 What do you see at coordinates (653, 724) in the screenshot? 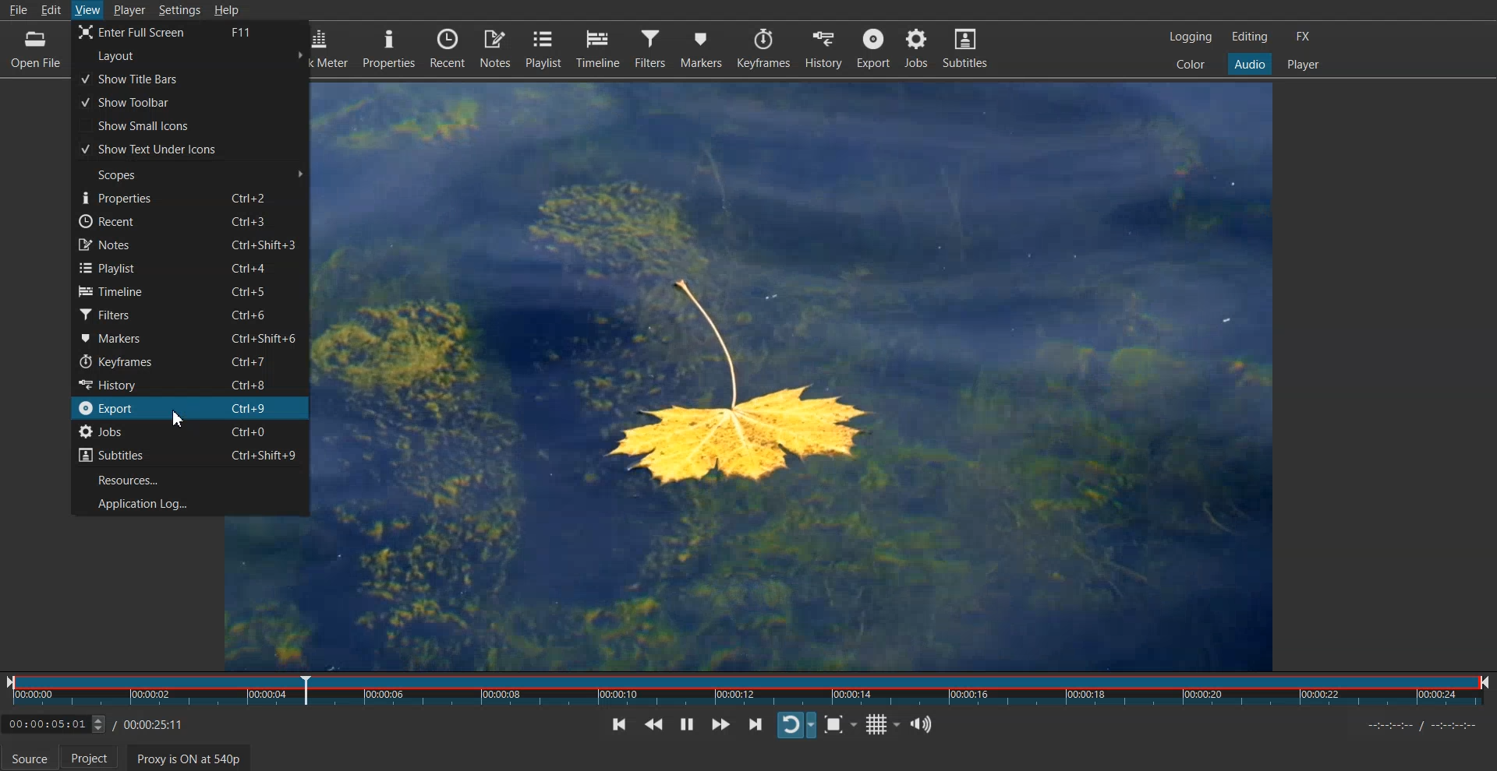
I see `Play quickly backwards` at bounding box center [653, 724].